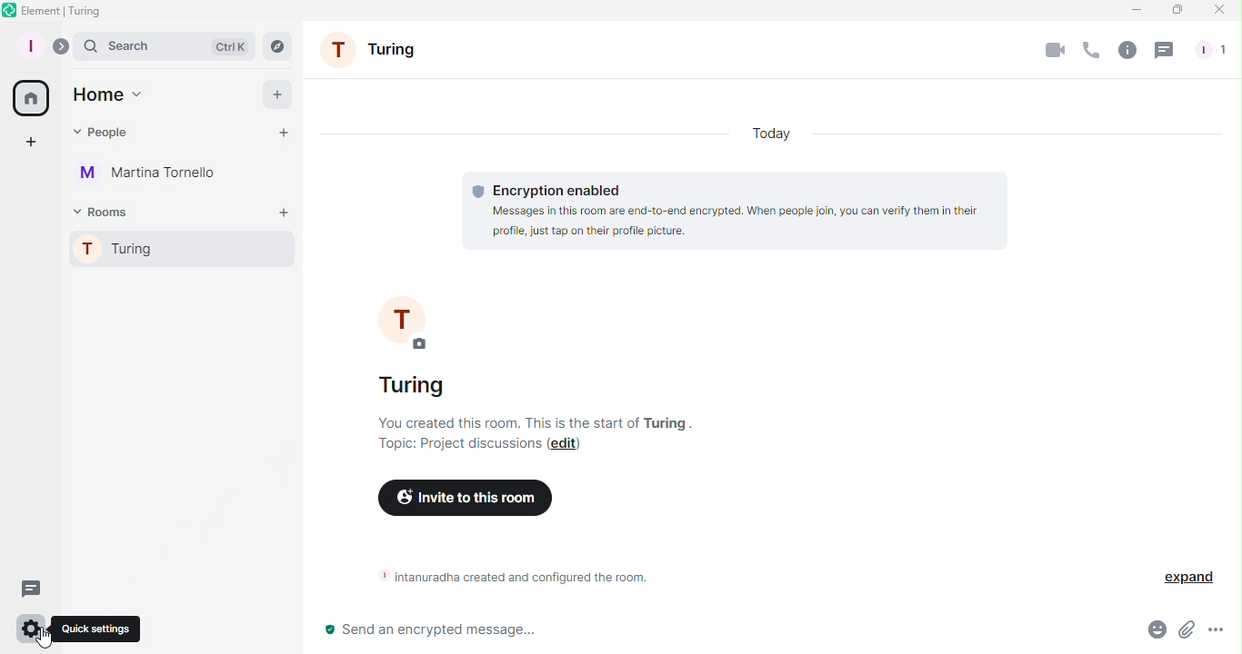 The width and height of the screenshot is (1242, 654). What do you see at coordinates (567, 447) in the screenshot?
I see `Edit` at bounding box center [567, 447].